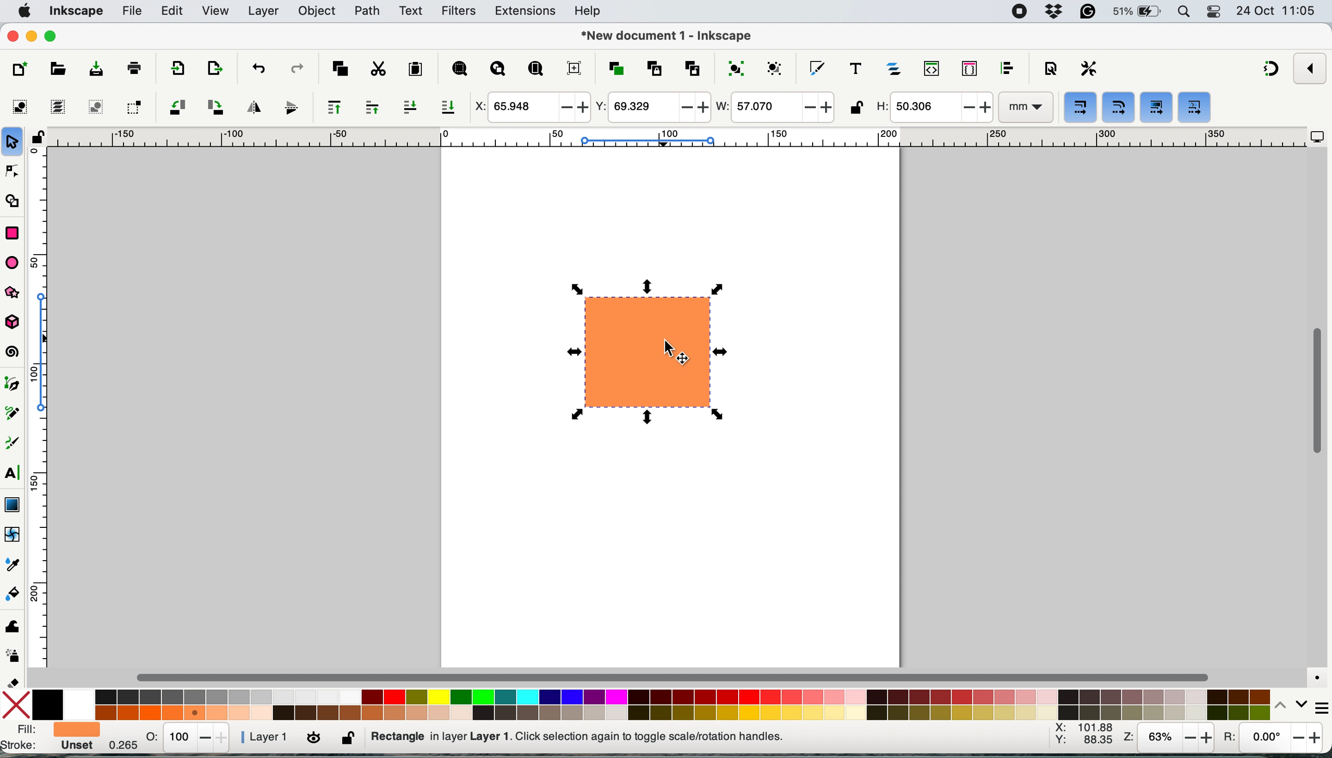 This screenshot has height=758, width=1332. I want to click on mesh tool, so click(14, 536).